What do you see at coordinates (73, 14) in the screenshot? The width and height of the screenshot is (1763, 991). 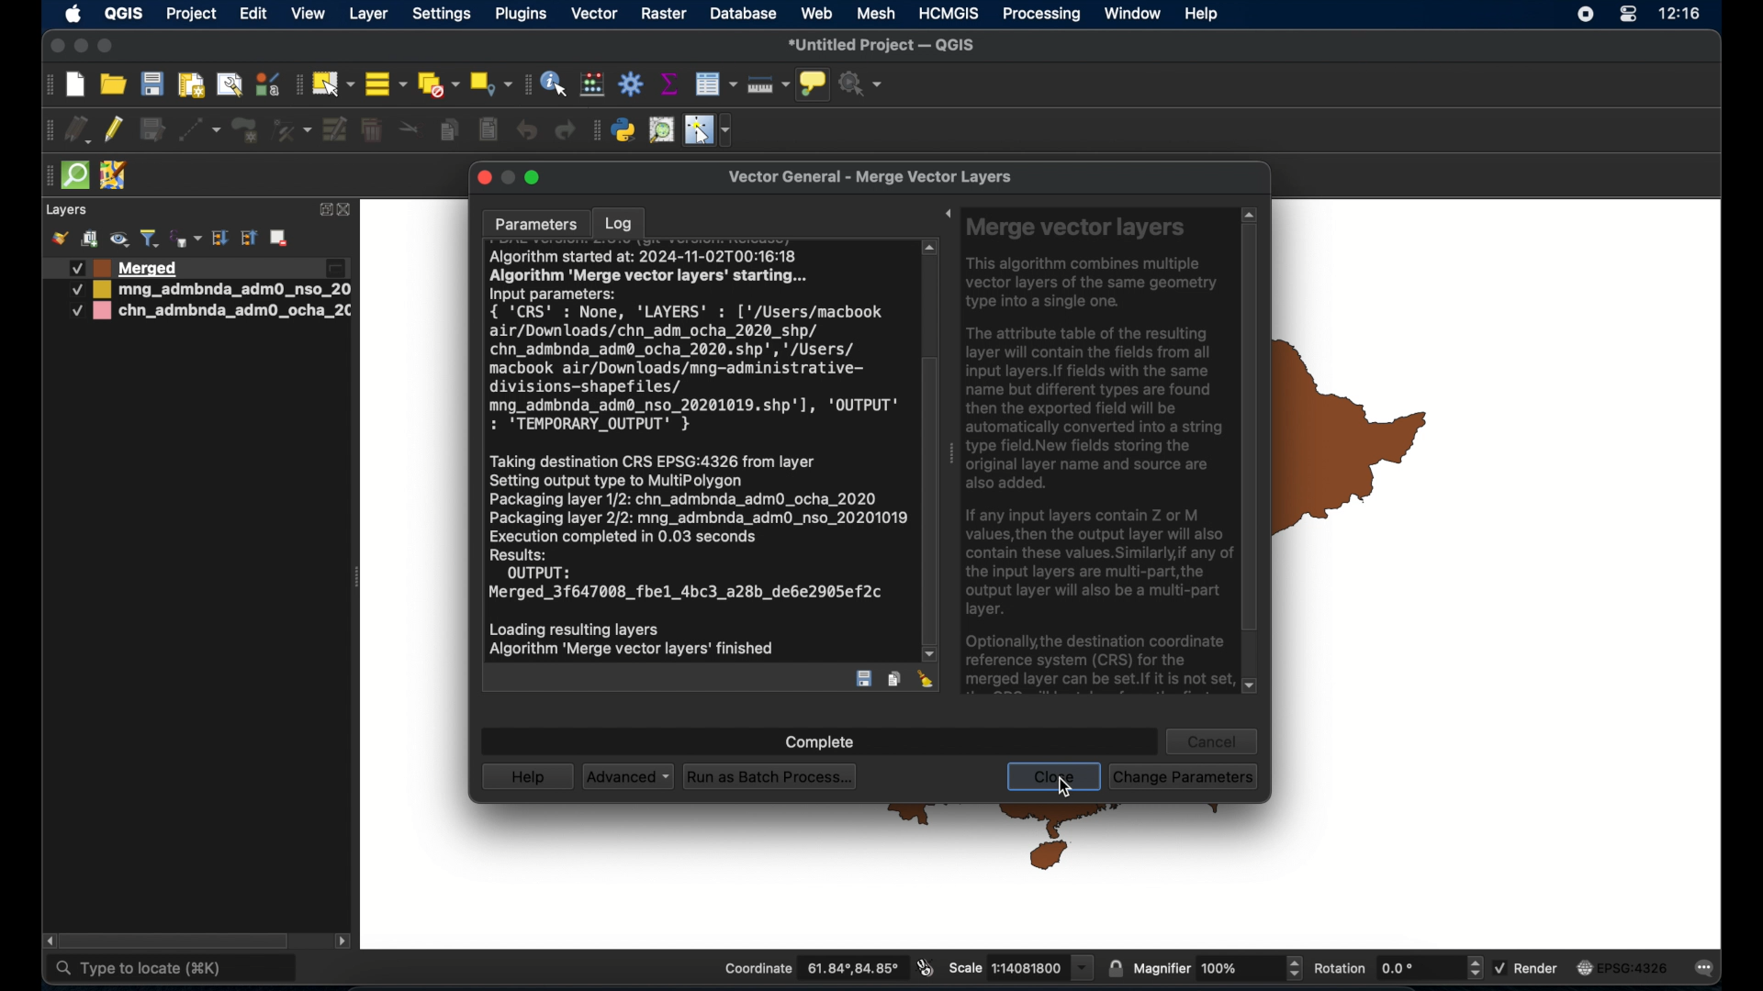 I see `apple icon` at bounding box center [73, 14].